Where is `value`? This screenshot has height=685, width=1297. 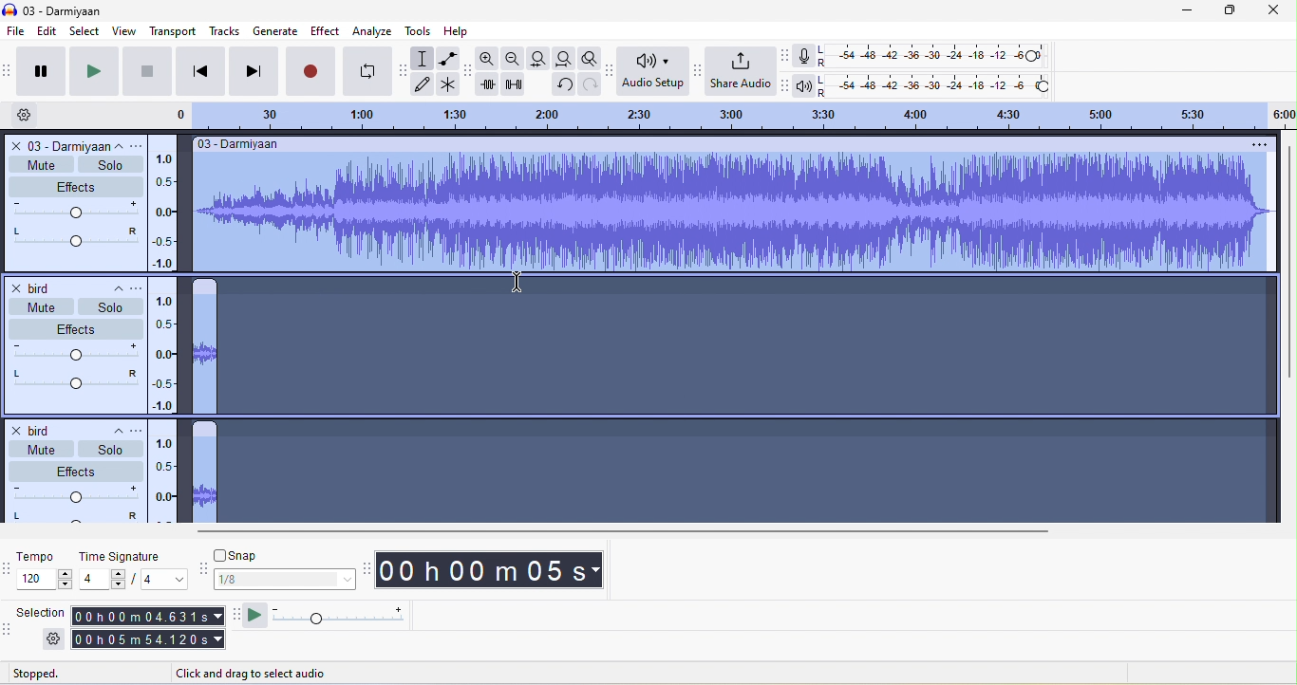 value is located at coordinates (101, 581).